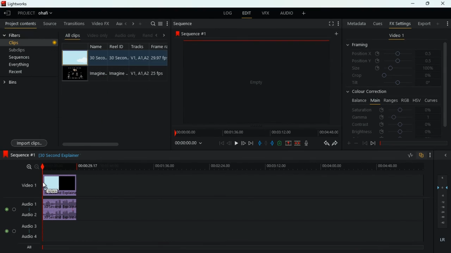  Describe the element at coordinates (443, 223) in the screenshot. I see `-42 (layer)` at that location.